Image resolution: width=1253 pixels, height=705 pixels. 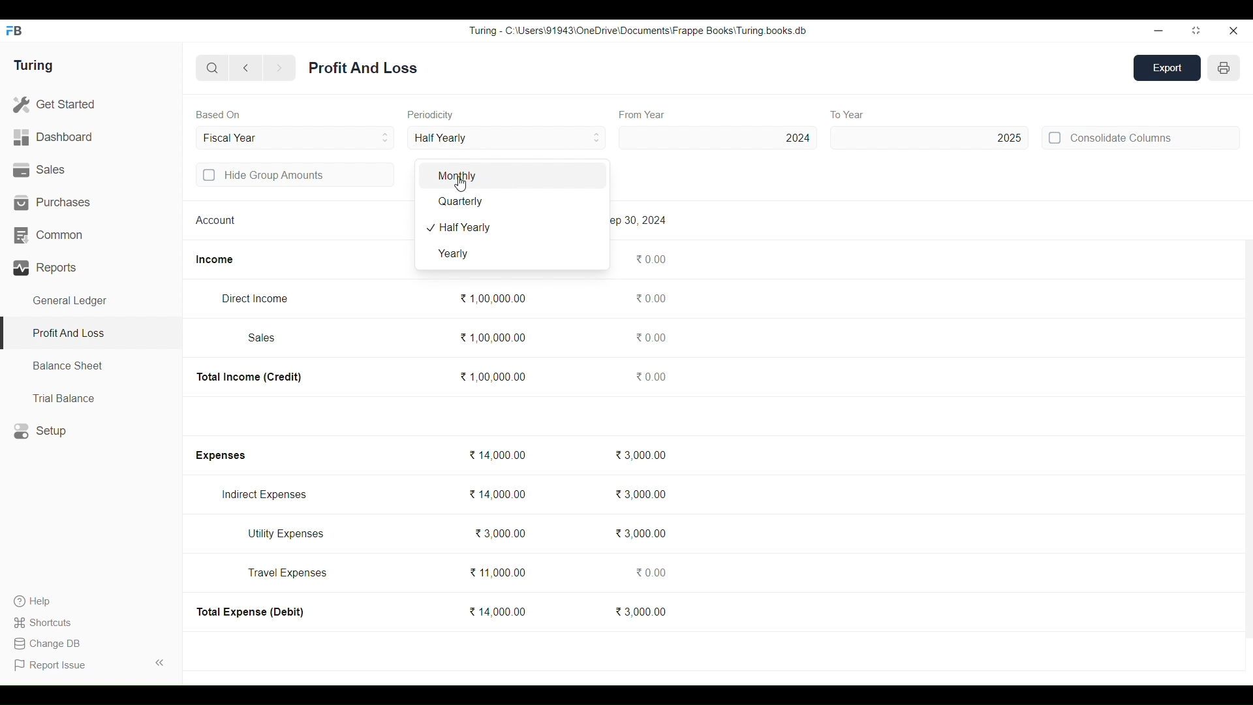 What do you see at coordinates (496, 455) in the screenshot?
I see `14,000.00` at bounding box center [496, 455].